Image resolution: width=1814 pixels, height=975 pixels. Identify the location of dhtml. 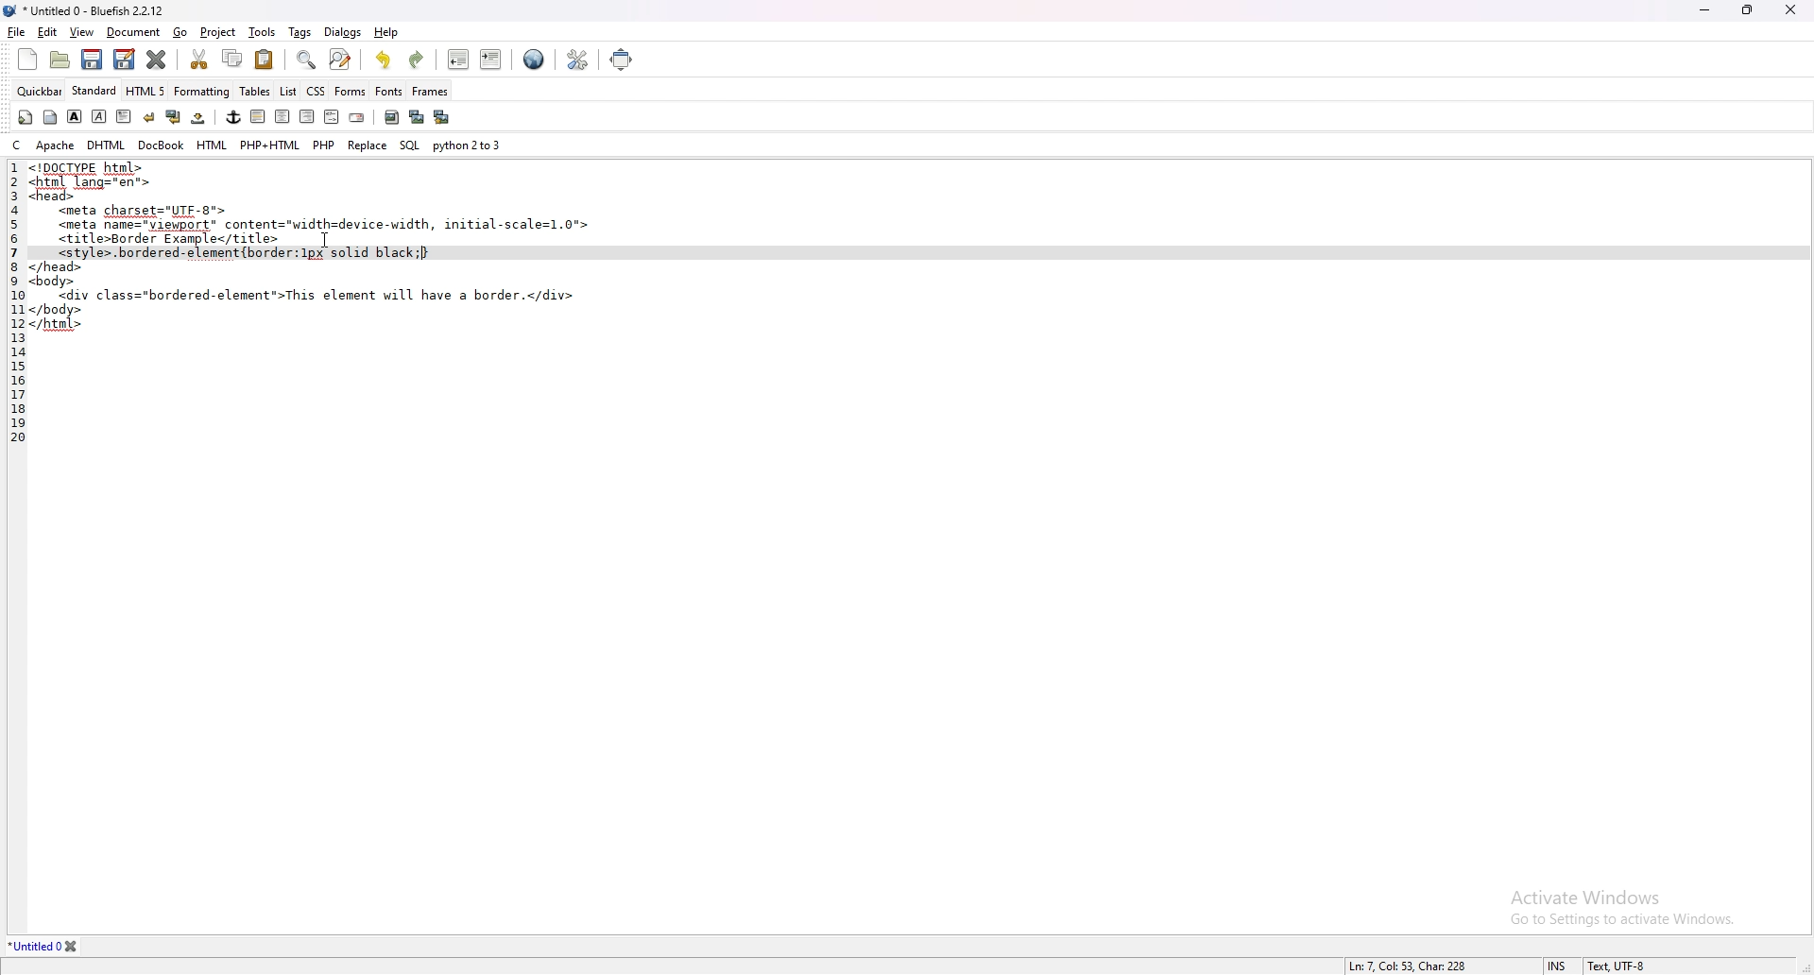
(108, 144).